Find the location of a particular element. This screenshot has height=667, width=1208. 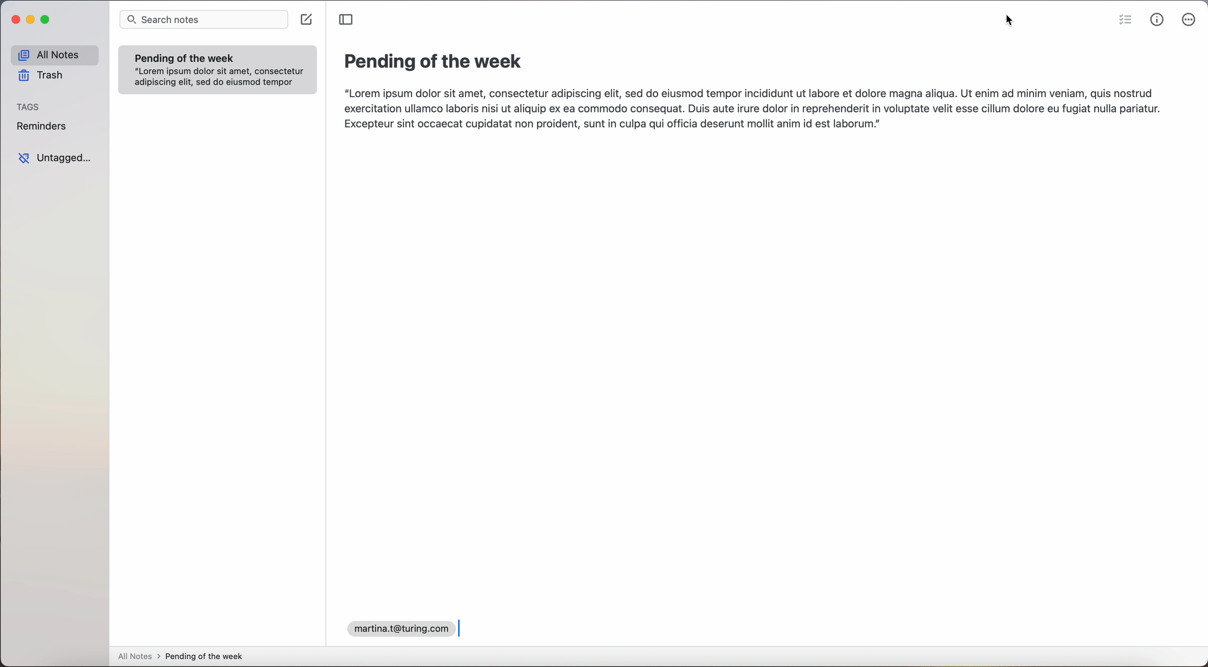

metrics is located at coordinates (1157, 20).